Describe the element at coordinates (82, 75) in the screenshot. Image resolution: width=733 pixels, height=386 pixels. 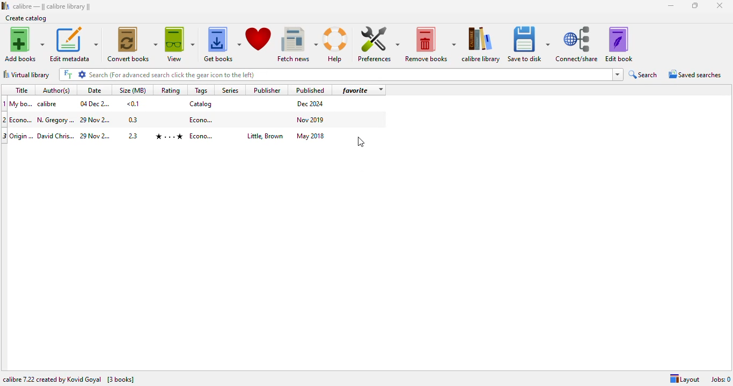
I see `settings` at that location.